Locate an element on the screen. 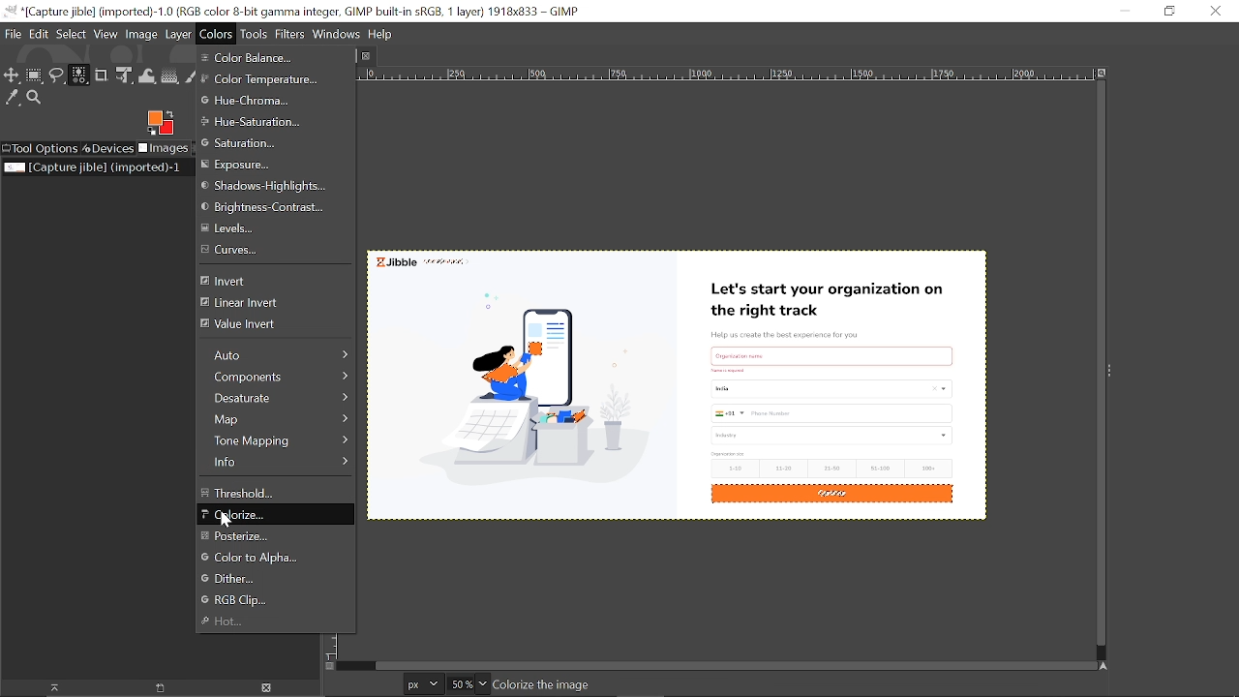 This screenshot has width=1239, height=697. RGB clip is located at coordinates (279, 600).